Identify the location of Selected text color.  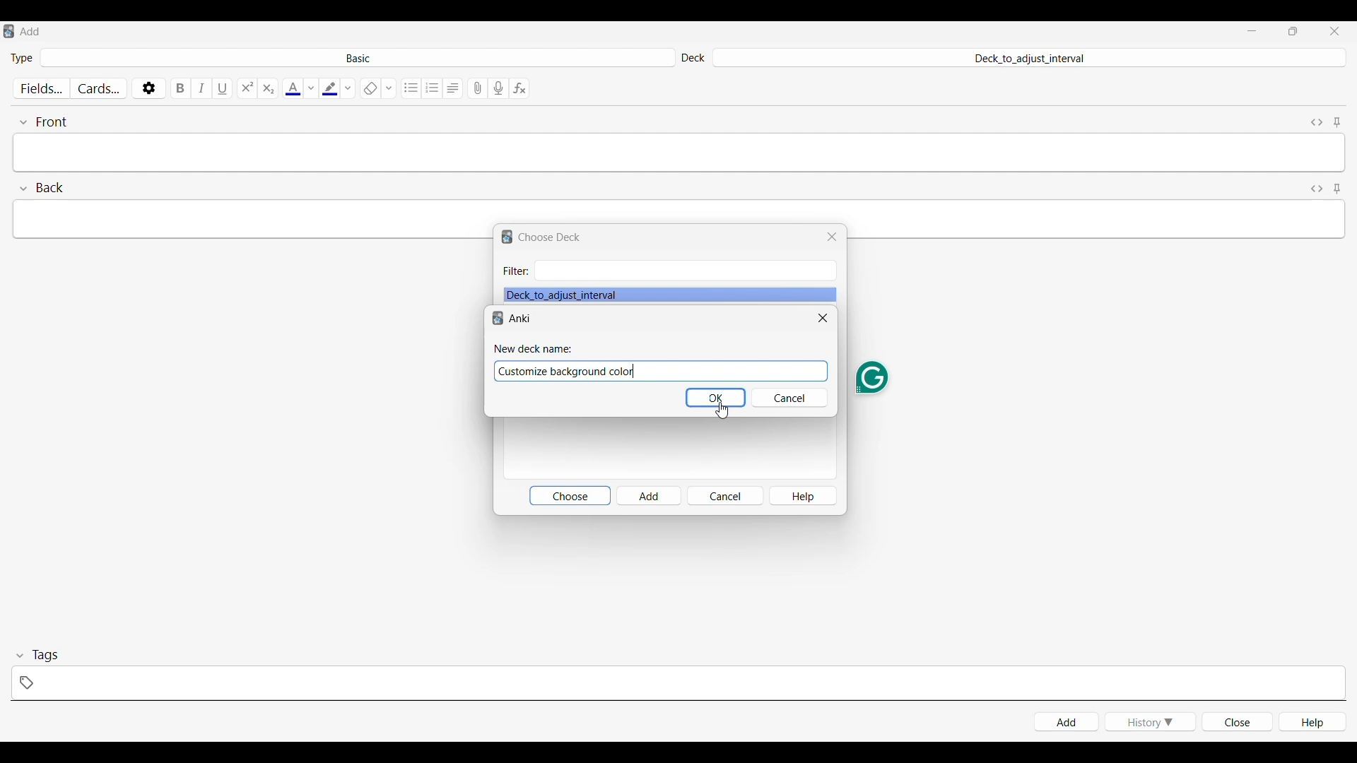
(292, 88).